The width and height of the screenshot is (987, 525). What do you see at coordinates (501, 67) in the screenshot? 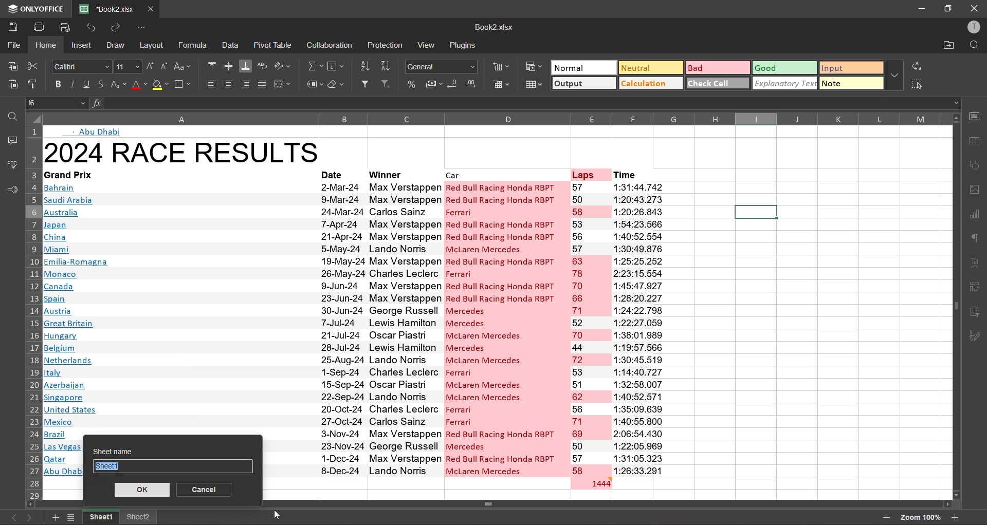
I see `insert cells` at bounding box center [501, 67].